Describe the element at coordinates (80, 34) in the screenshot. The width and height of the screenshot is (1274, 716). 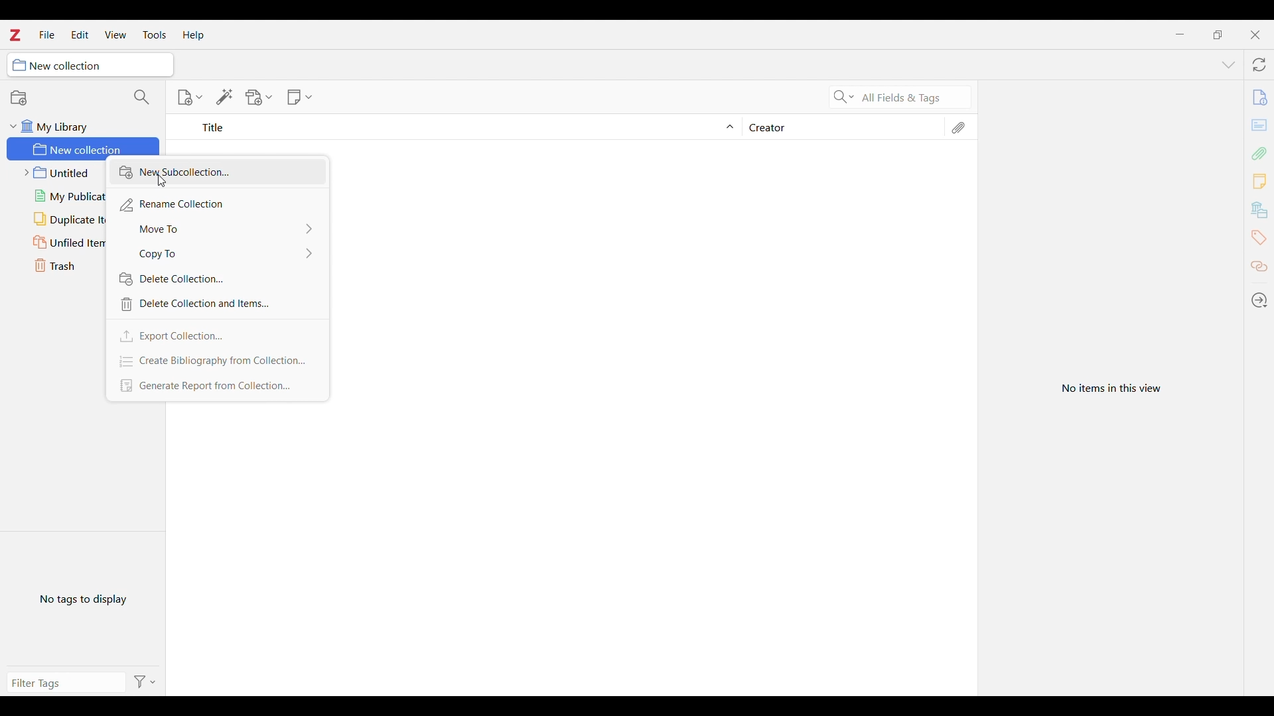
I see `Edit menu` at that location.